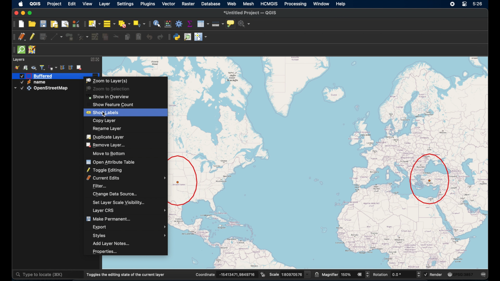  Describe the element at coordinates (70, 67) in the screenshot. I see `collapse all` at that location.